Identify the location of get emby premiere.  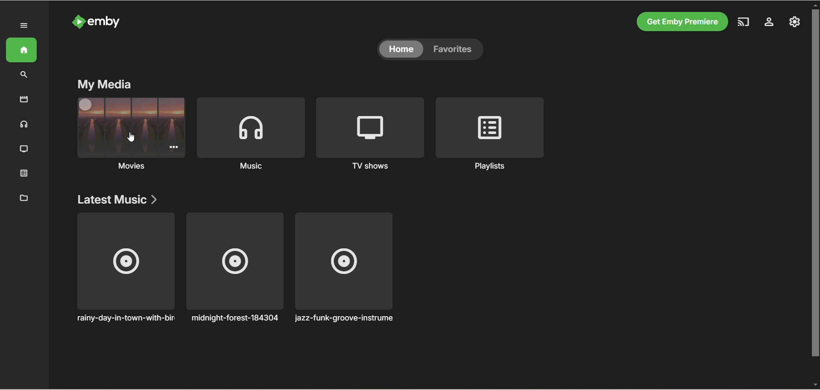
(680, 22).